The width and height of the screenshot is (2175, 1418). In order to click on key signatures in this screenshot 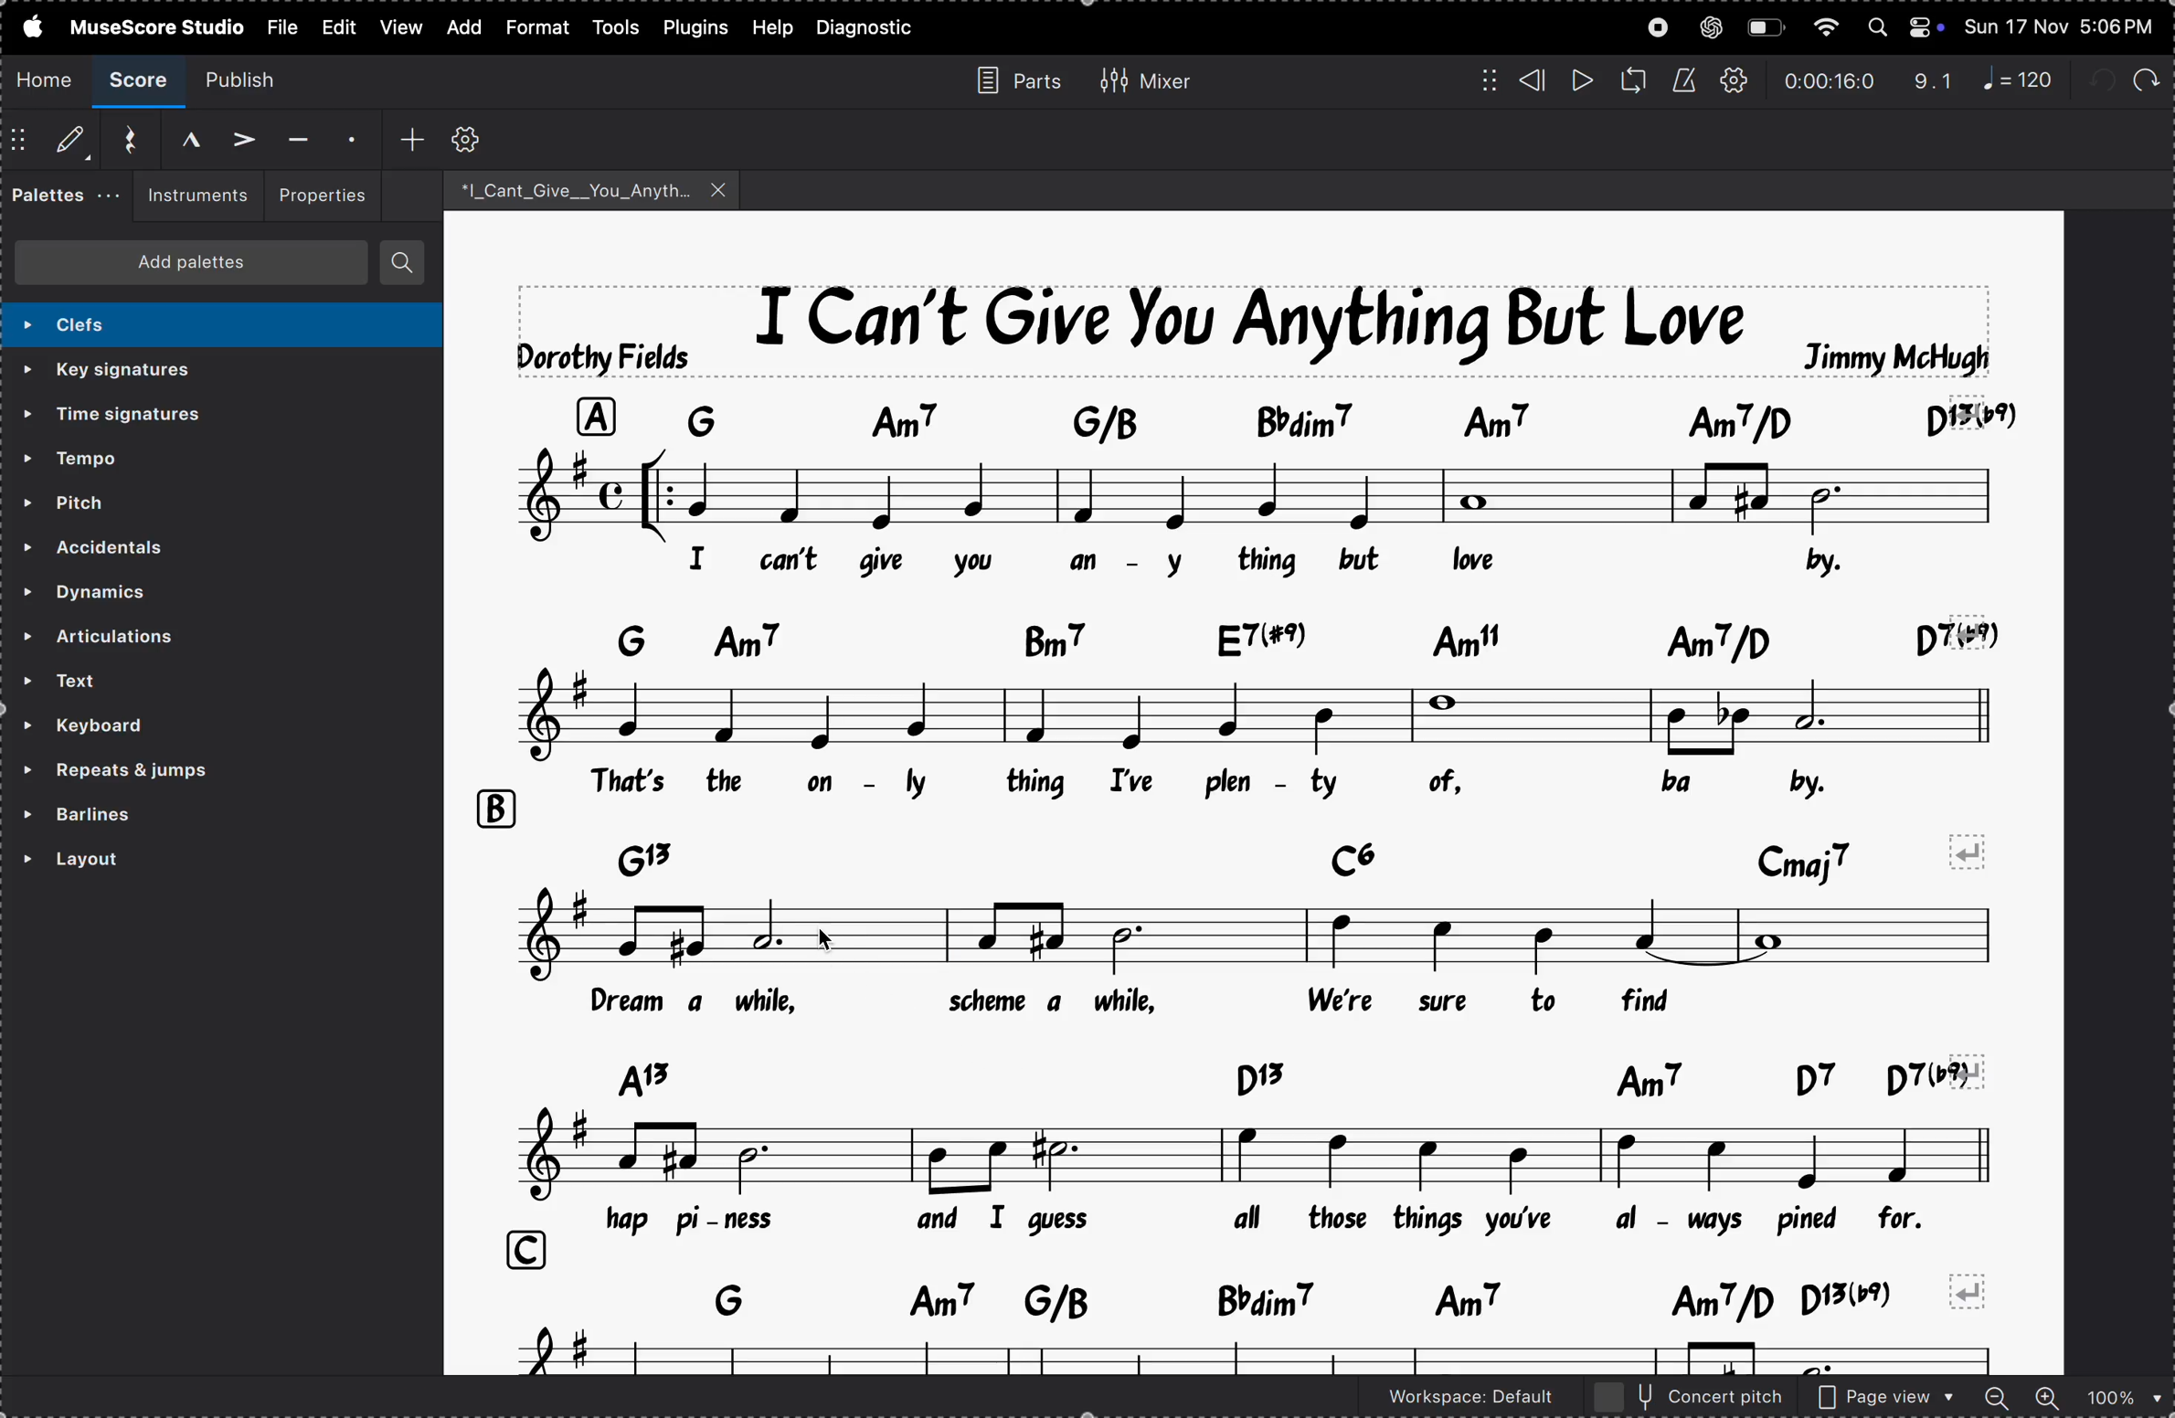, I will do `click(170, 371)`.